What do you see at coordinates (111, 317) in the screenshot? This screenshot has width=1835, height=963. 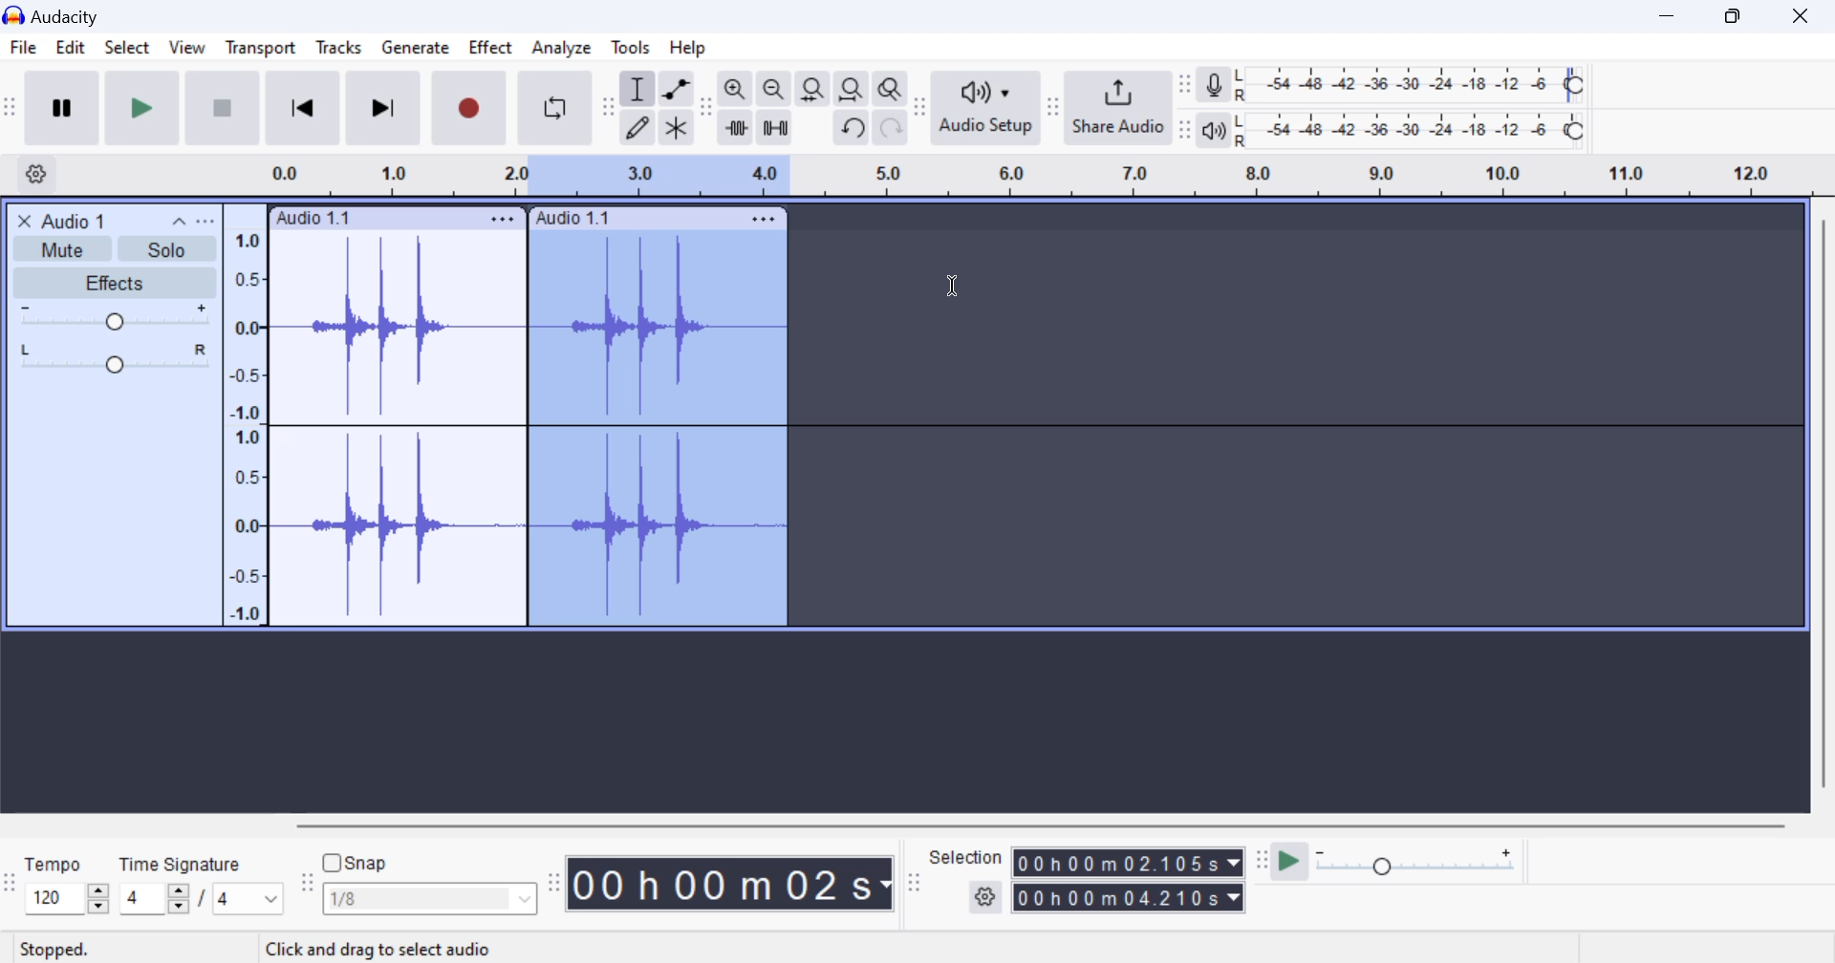 I see `Volume` at bounding box center [111, 317].